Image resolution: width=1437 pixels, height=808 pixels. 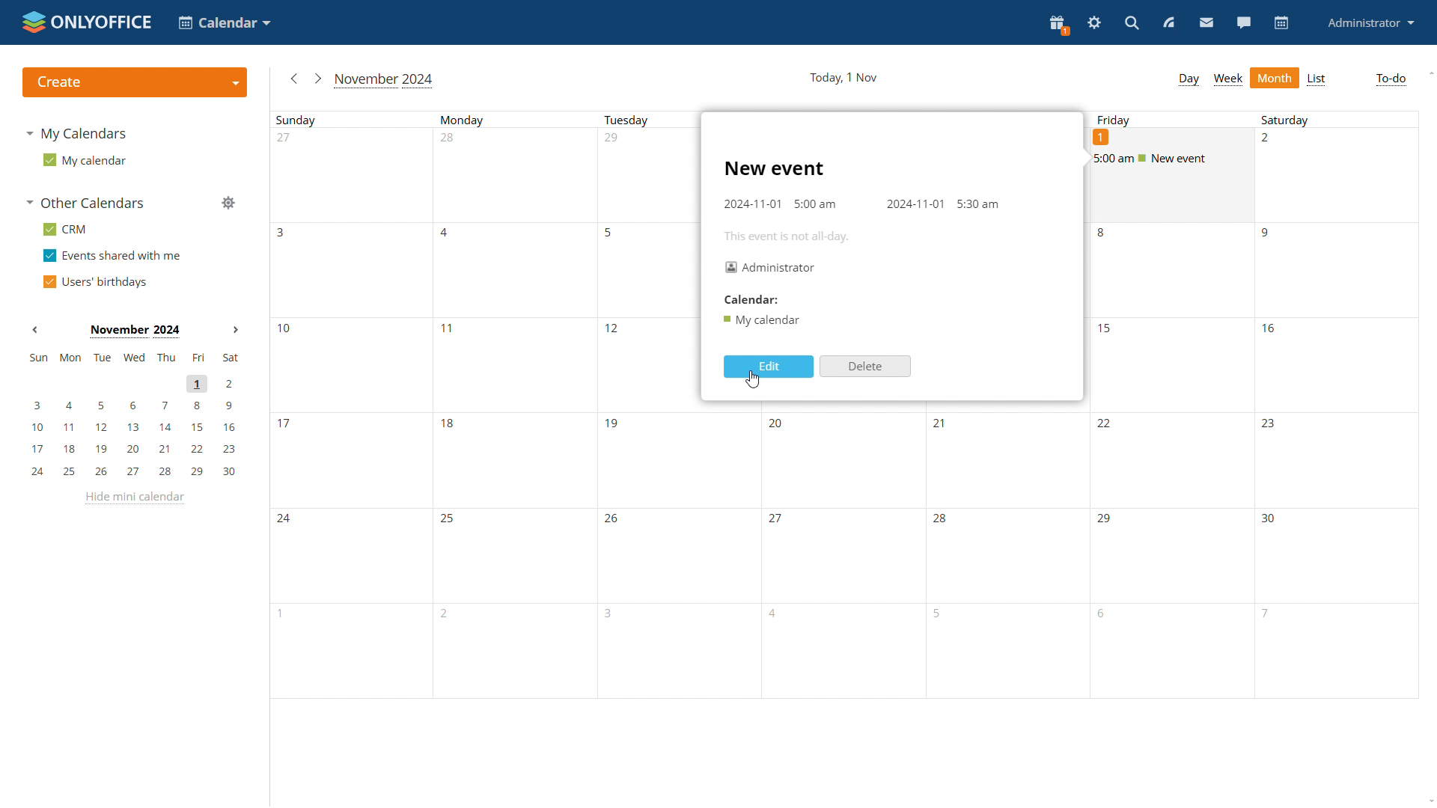 What do you see at coordinates (85, 203) in the screenshot?
I see `other calendars` at bounding box center [85, 203].